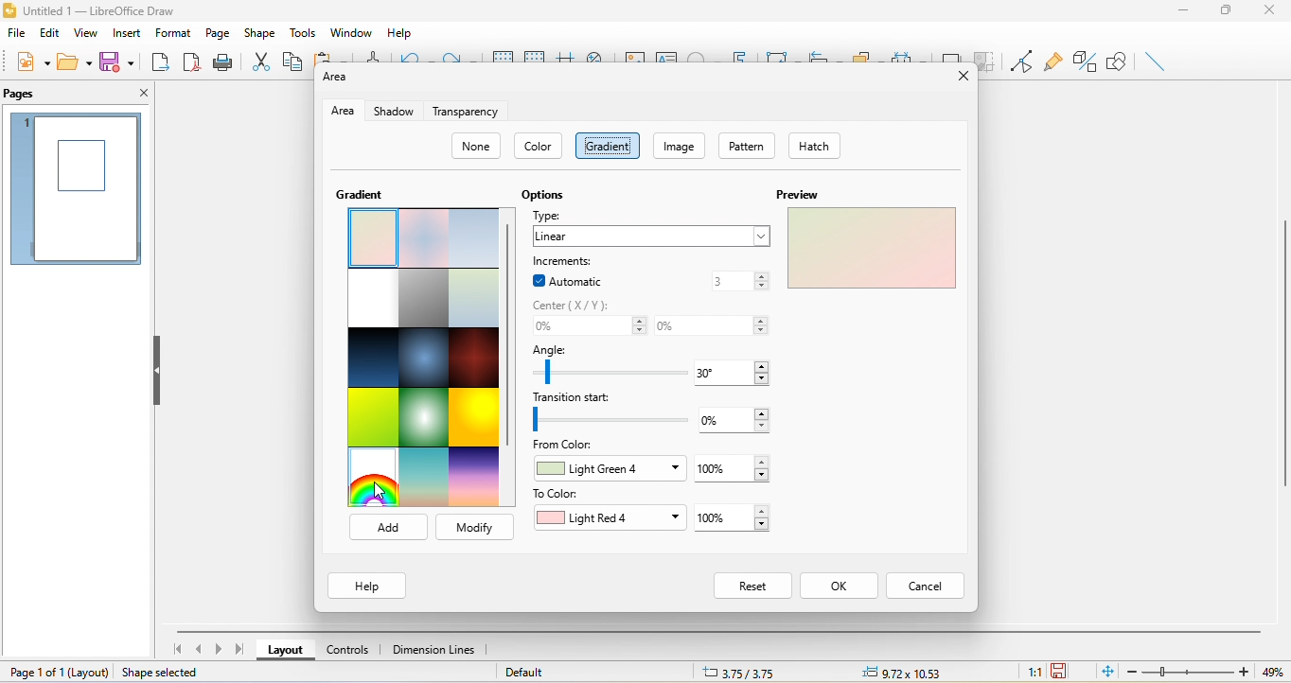 Image resolution: width=1291 pixels, height=683 pixels. I want to click on window, so click(350, 30).